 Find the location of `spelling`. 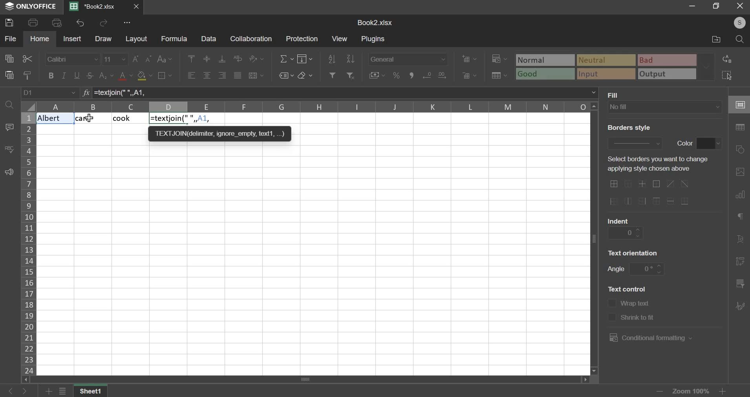

spelling is located at coordinates (9, 149).